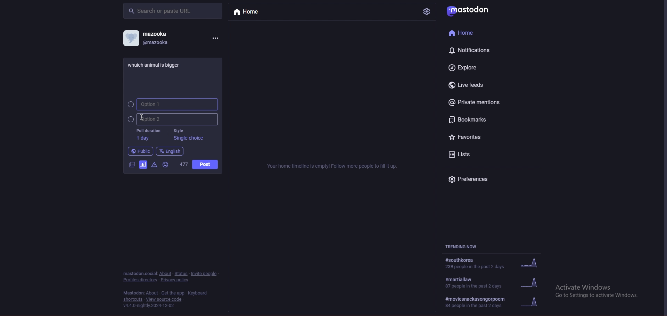  I want to click on status, so click(181, 274).